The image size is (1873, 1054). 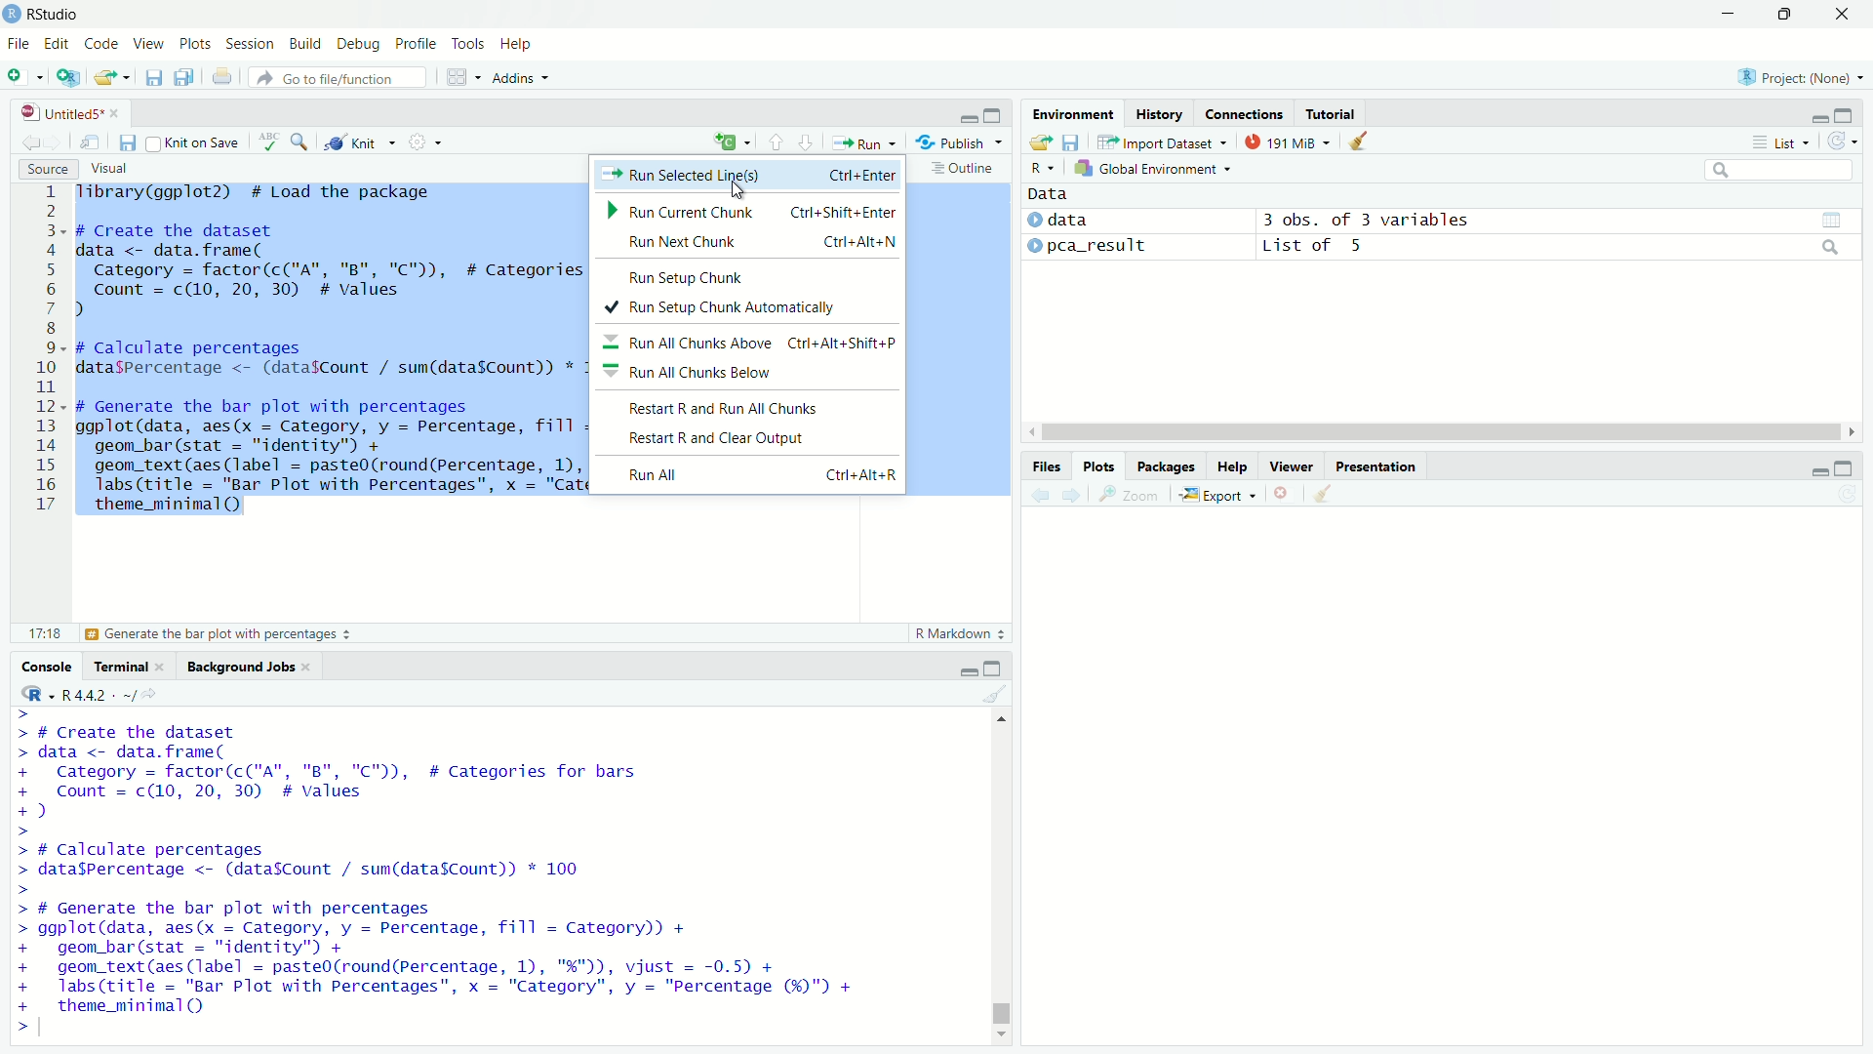 I want to click on data, so click(x=1050, y=193).